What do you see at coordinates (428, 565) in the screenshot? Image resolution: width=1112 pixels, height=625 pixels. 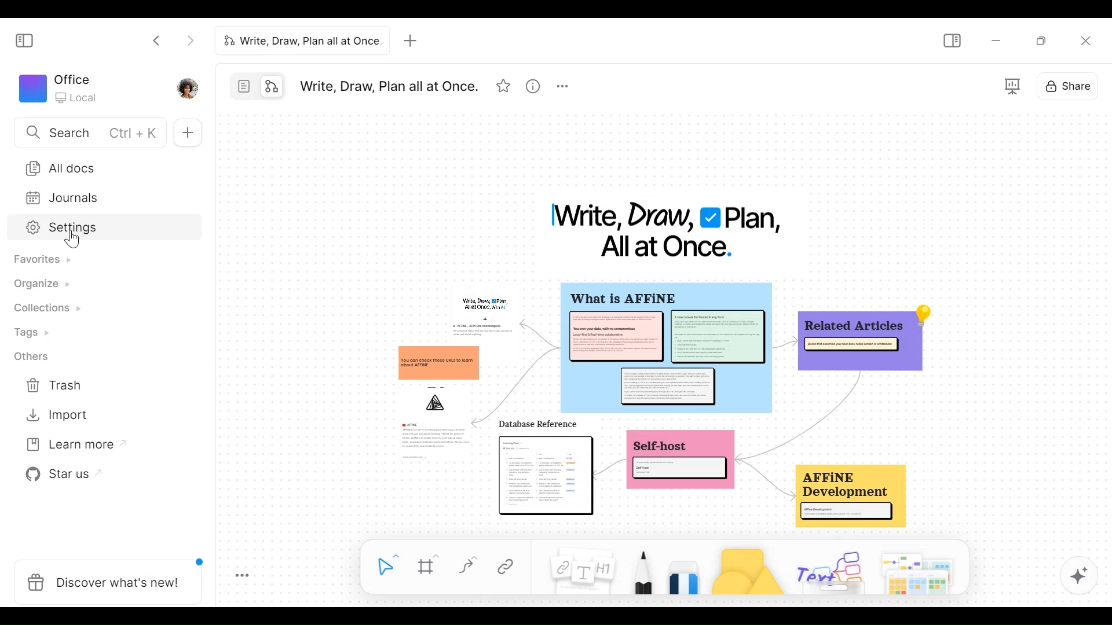 I see `Frame` at bounding box center [428, 565].